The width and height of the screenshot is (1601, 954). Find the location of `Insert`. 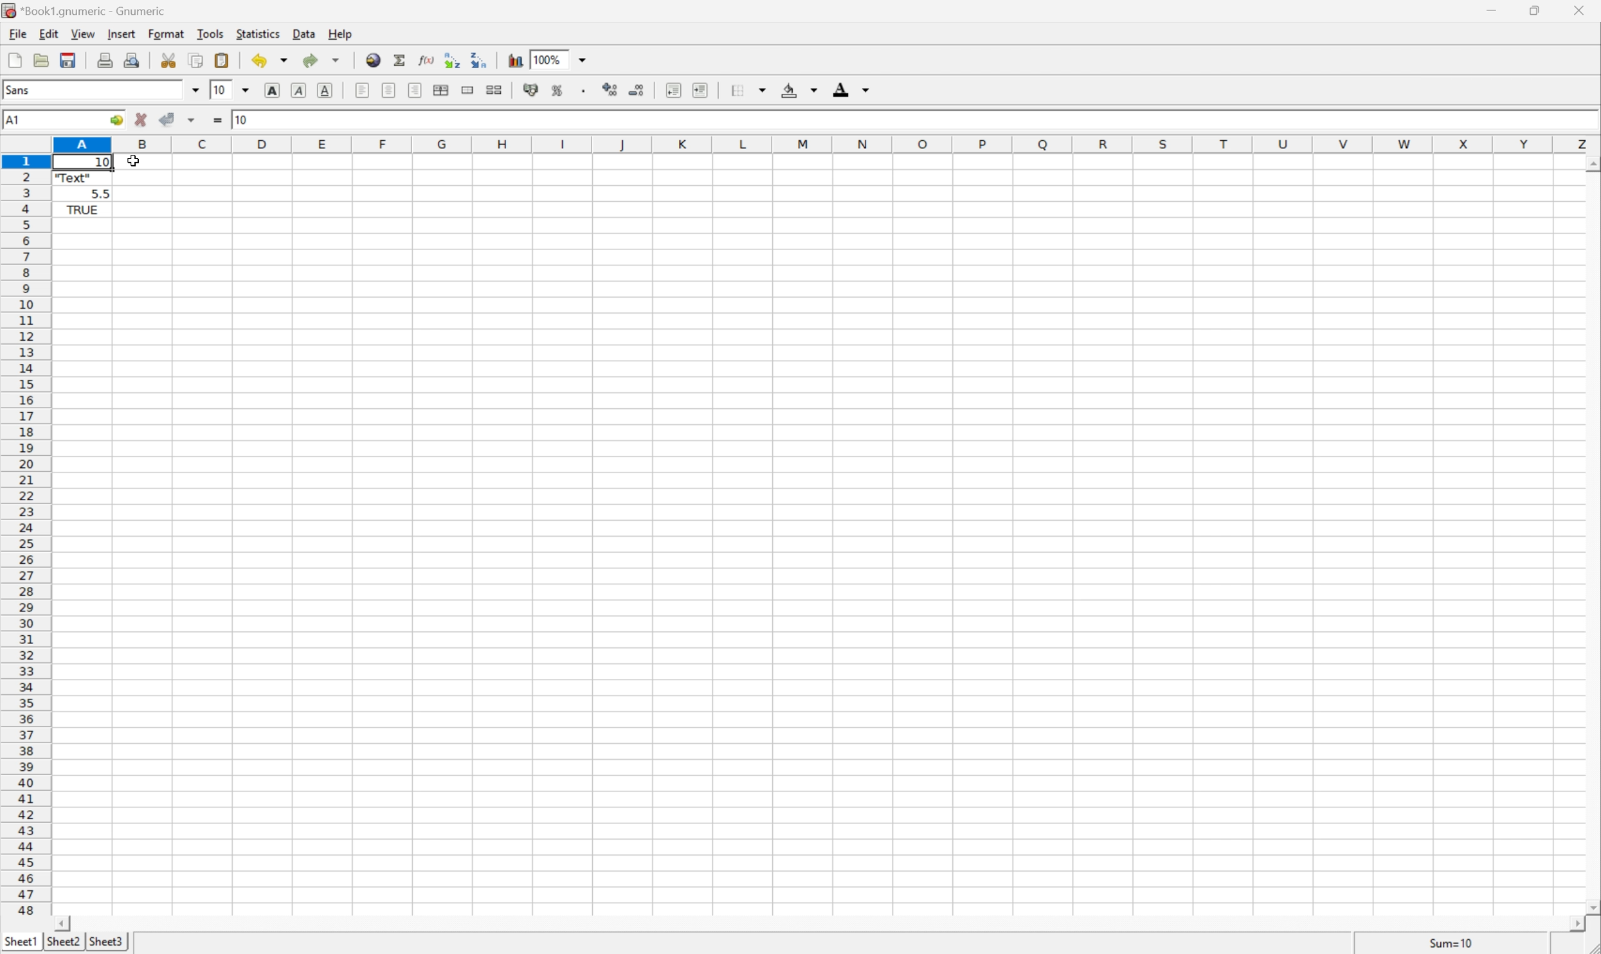

Insert is located at coordinates (120, 33).